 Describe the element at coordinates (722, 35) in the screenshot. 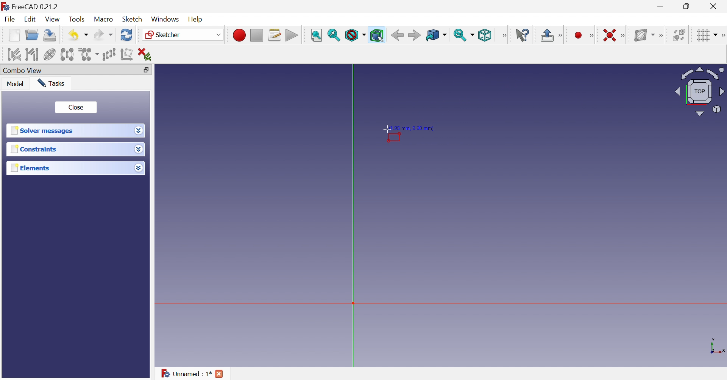

I see `[Sketcher edit tools]` at that location.